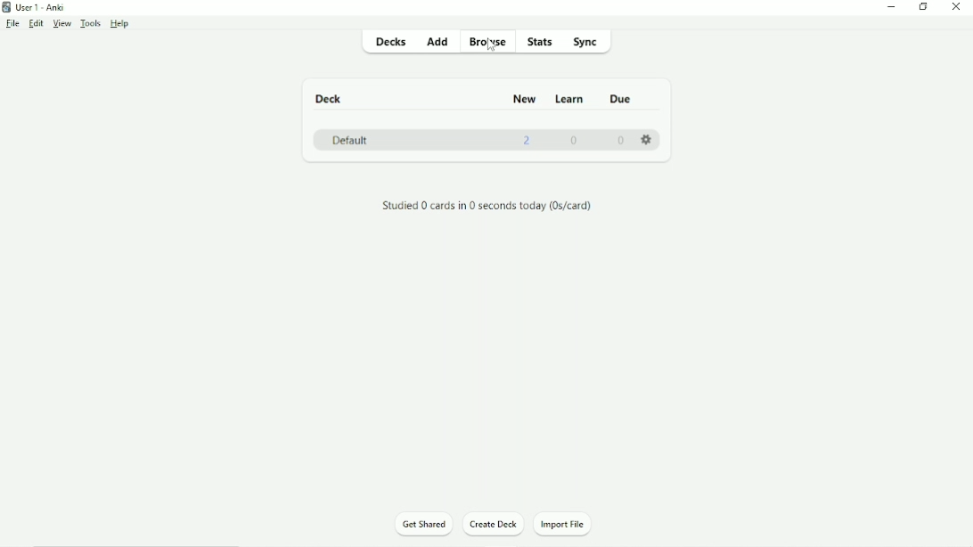  What do you see at coordinates (487, 206) in the screenshot?
I see `Studied 0 cards in 0 seconds today (0s/card)` at bounding box center [487, 206].